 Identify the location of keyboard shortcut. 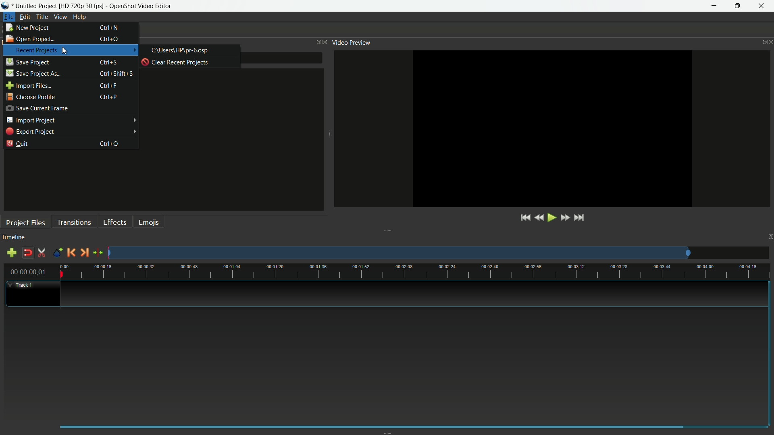
(108, 97).